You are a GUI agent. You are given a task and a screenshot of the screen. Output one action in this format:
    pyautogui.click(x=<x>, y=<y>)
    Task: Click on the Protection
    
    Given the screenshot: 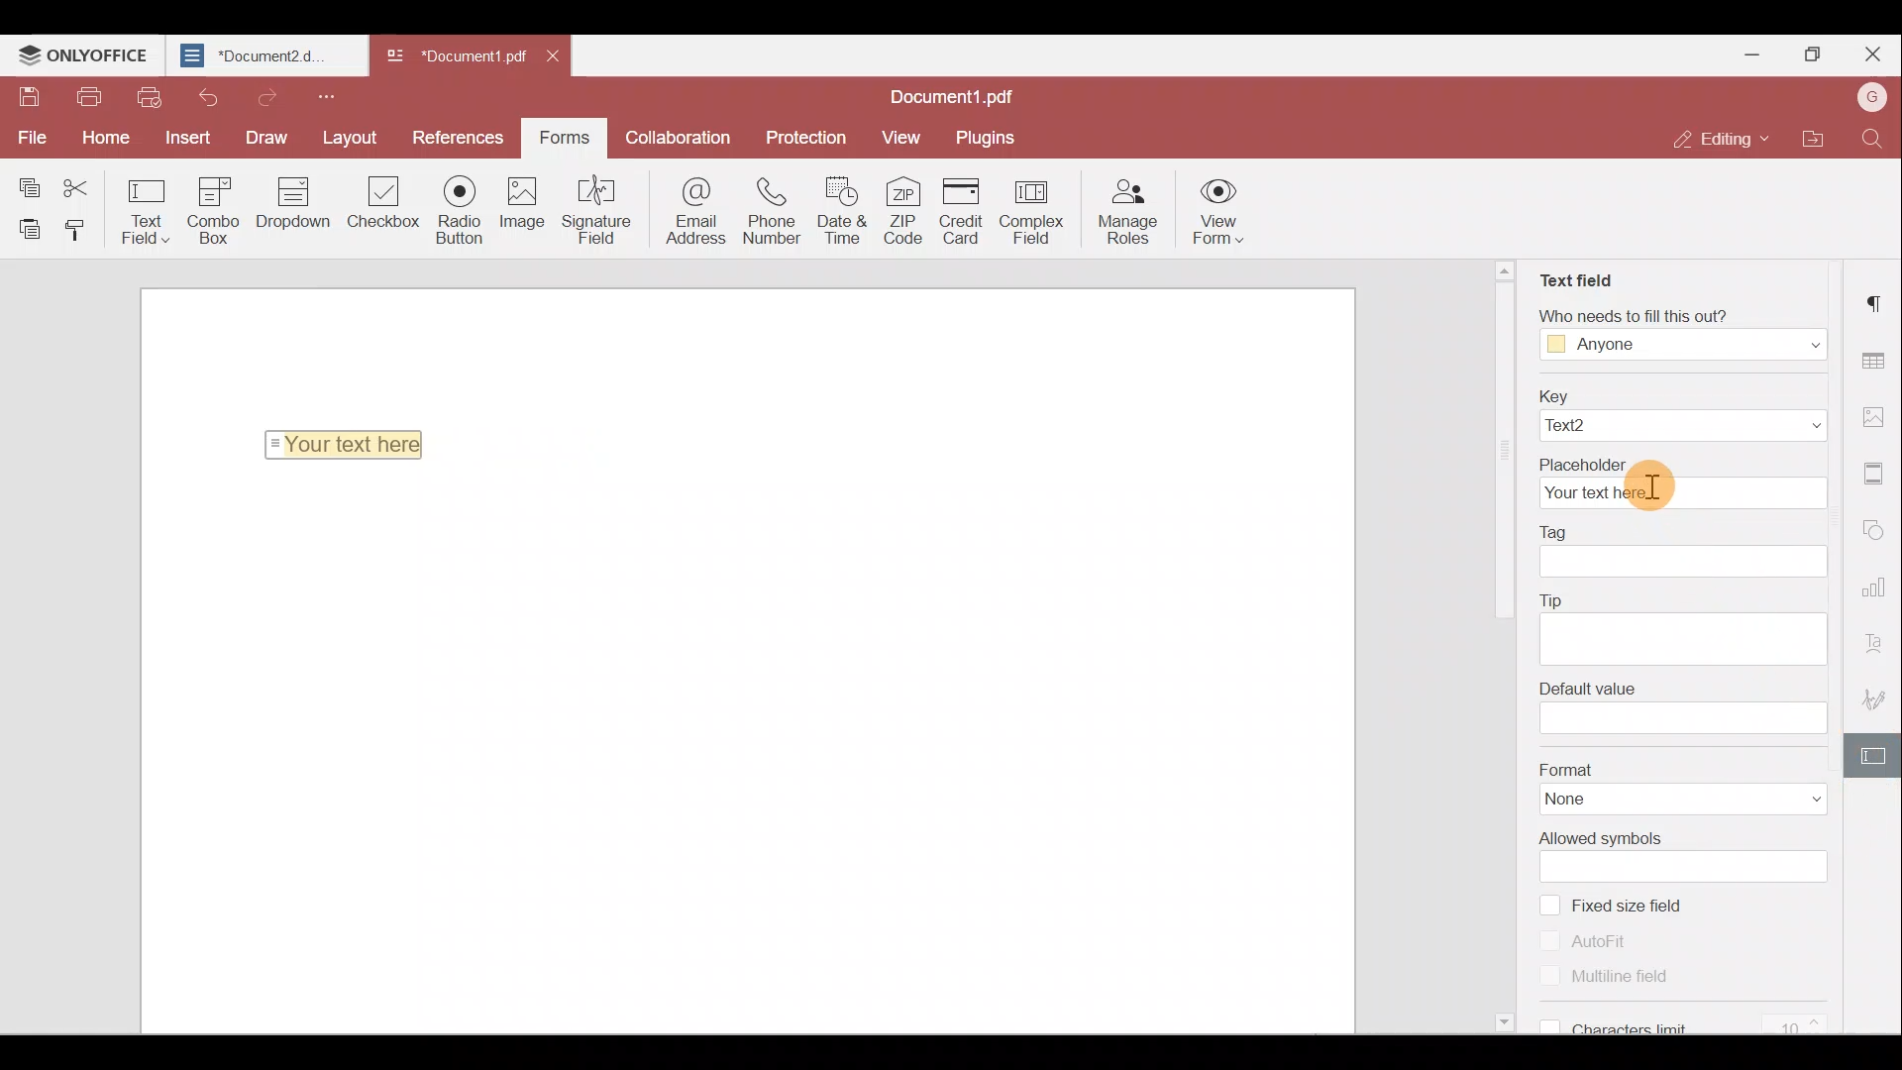 What is the action you would take?
    pyautogui.click(x=812, y=136)
    